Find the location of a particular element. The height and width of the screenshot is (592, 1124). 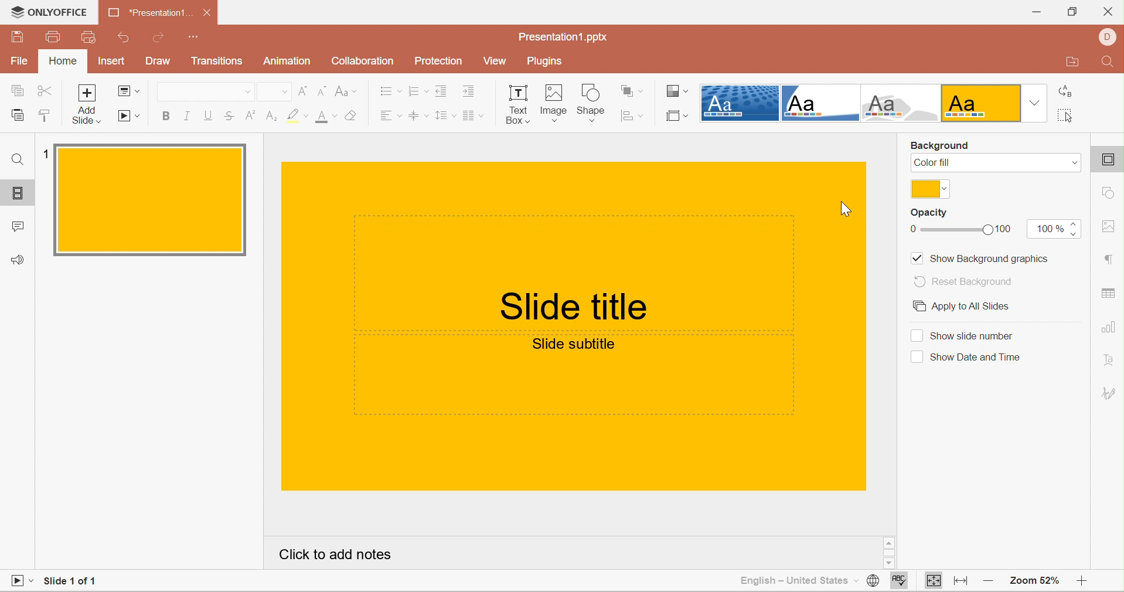

Text Art settings is located at coordinates (1111, 360).